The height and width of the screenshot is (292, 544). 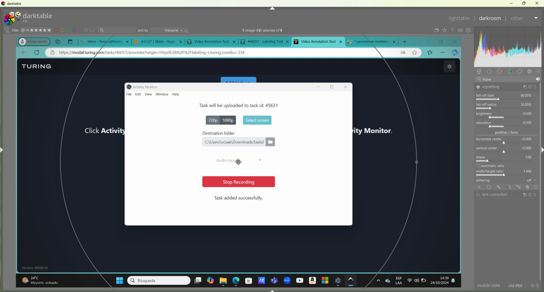 I want to click on New tab, so click(x=70, y=41).